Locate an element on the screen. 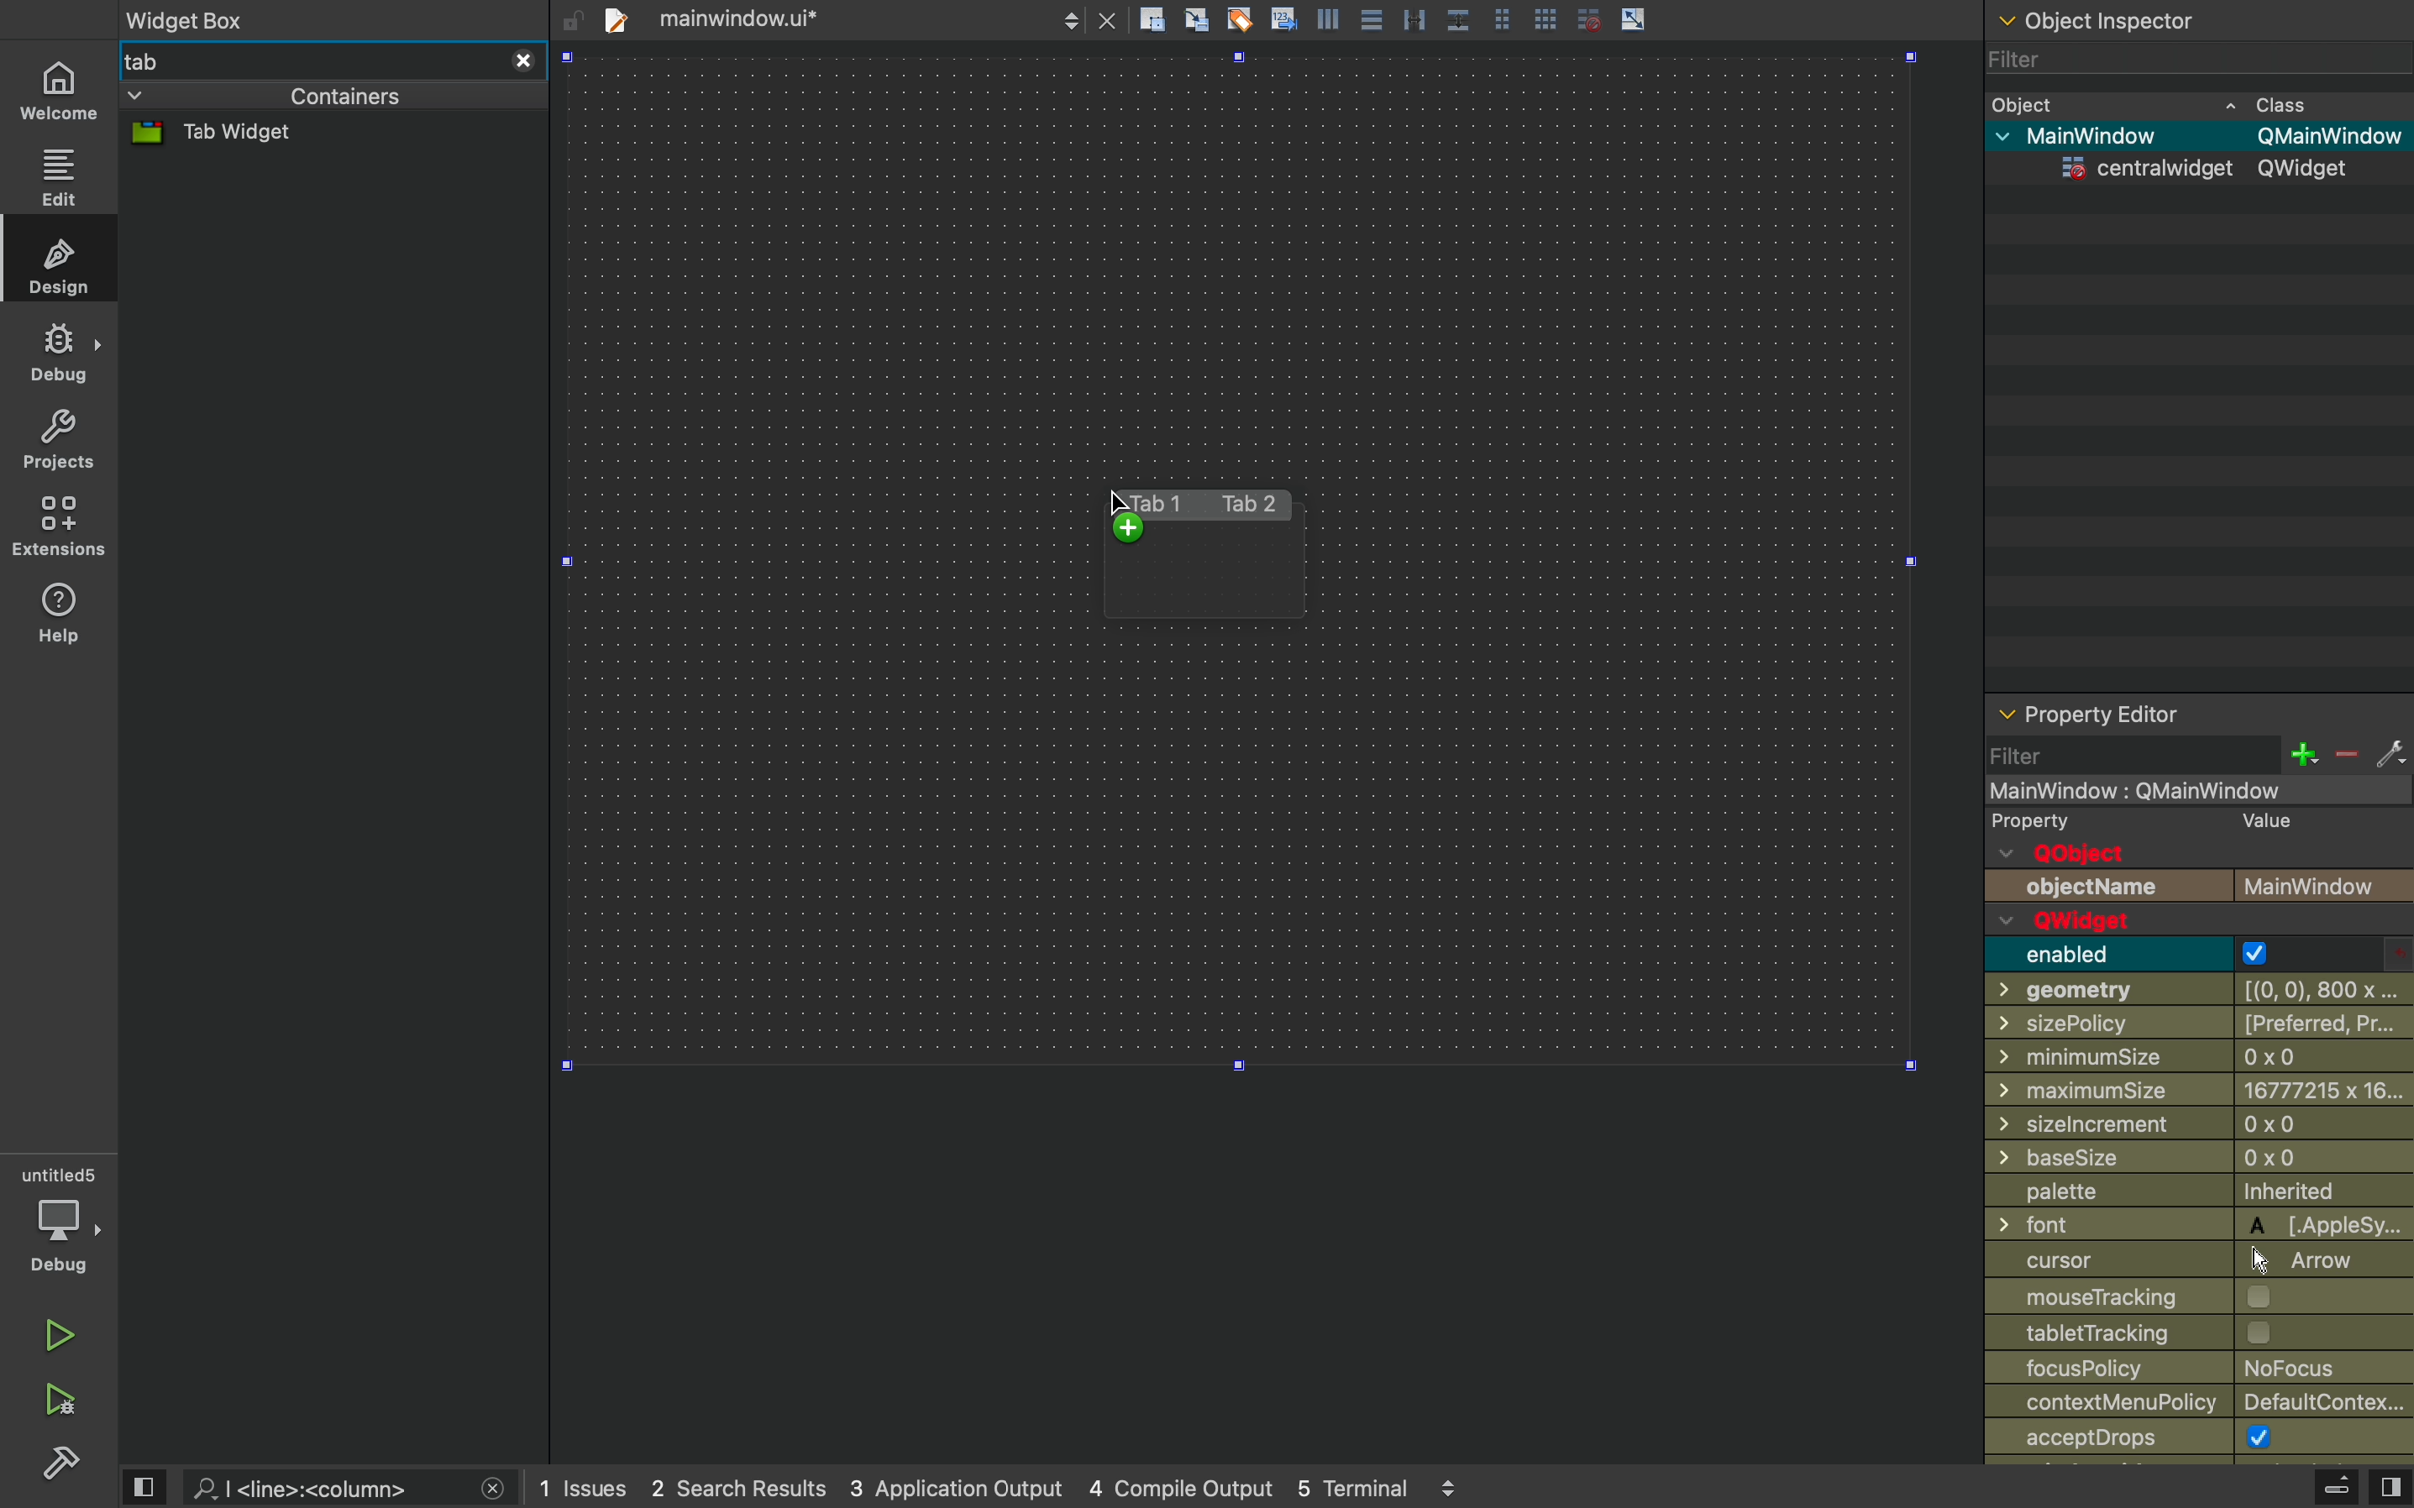  objectname is located at coordinates (2198, 885).